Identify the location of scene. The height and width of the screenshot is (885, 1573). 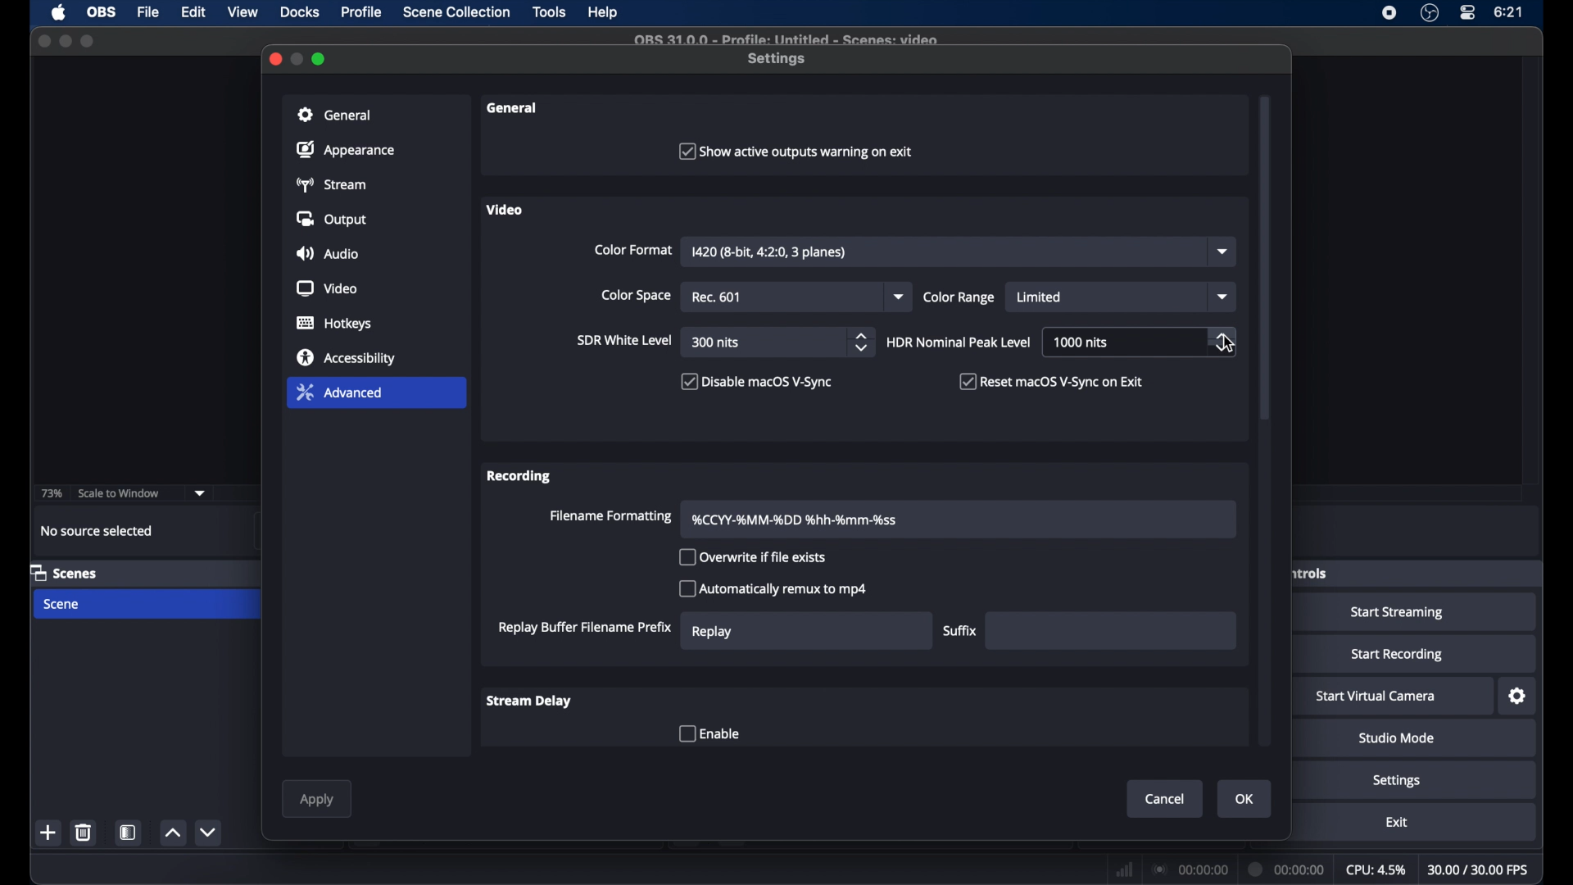
(63, 605).